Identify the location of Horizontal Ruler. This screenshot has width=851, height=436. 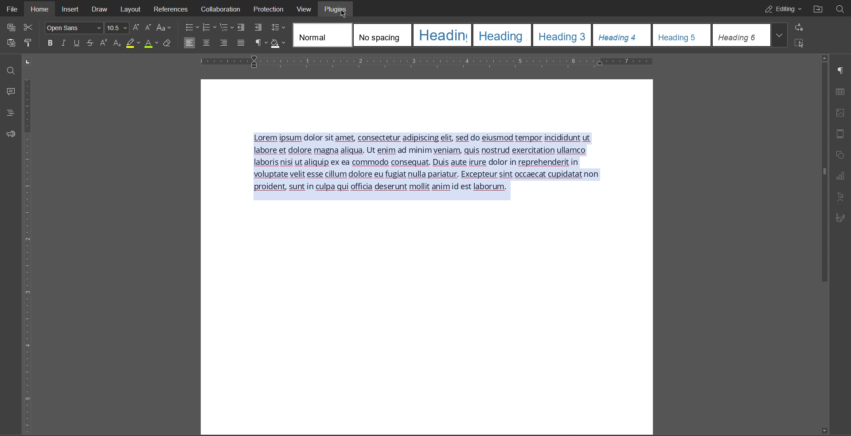
(429, 61).